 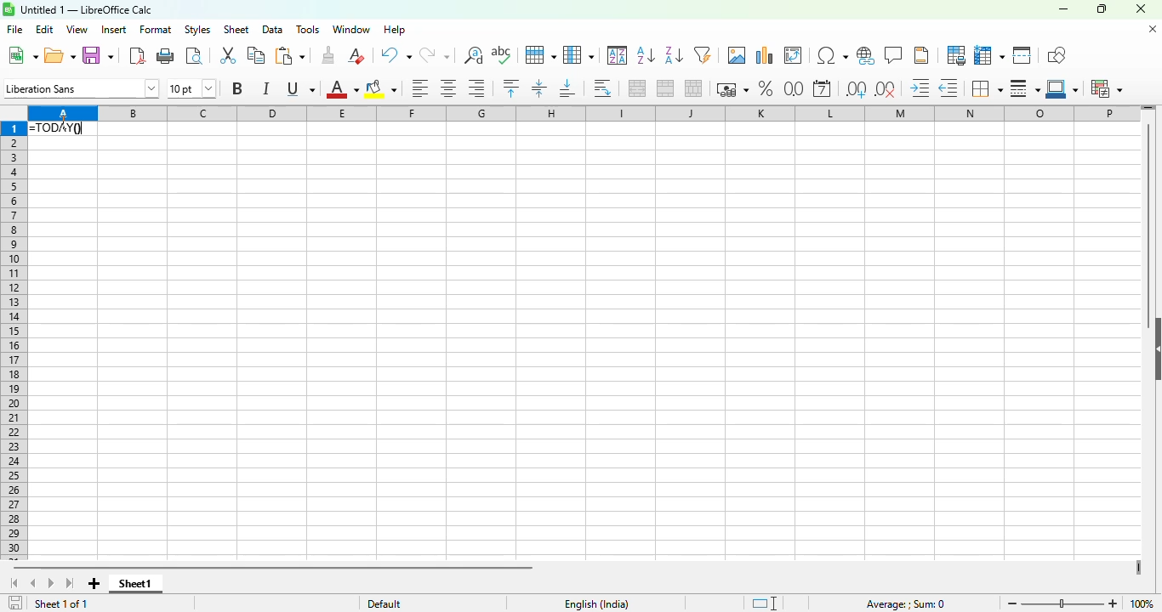 What do you see at coordinates (921, 55) in the screenshot?
I see `headers and footers` at bounding box center [921, 55].